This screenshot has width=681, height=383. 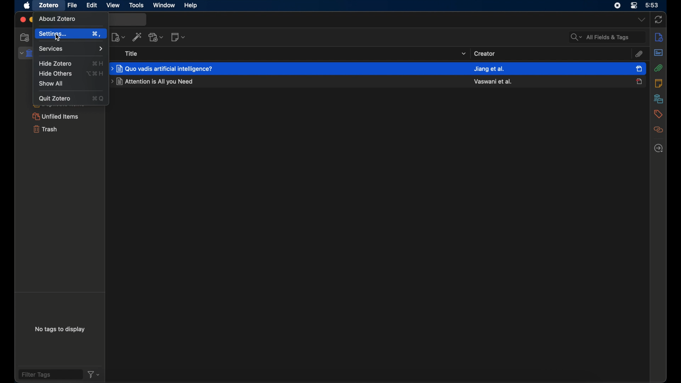 What do you see at coordinates (659, 37) in the screenshot?
I see `info` at bounding box center [659, 37].